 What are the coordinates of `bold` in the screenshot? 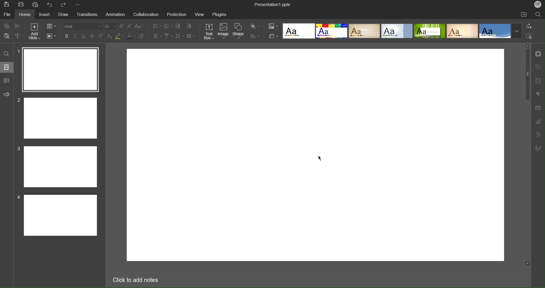 It's located at (66, 36).